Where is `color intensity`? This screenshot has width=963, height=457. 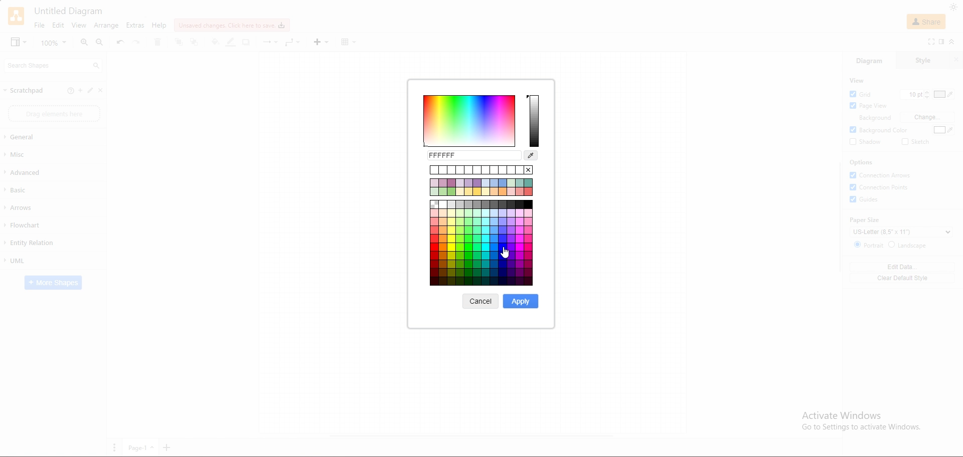 color intensity is located at coordinates (535, 121).